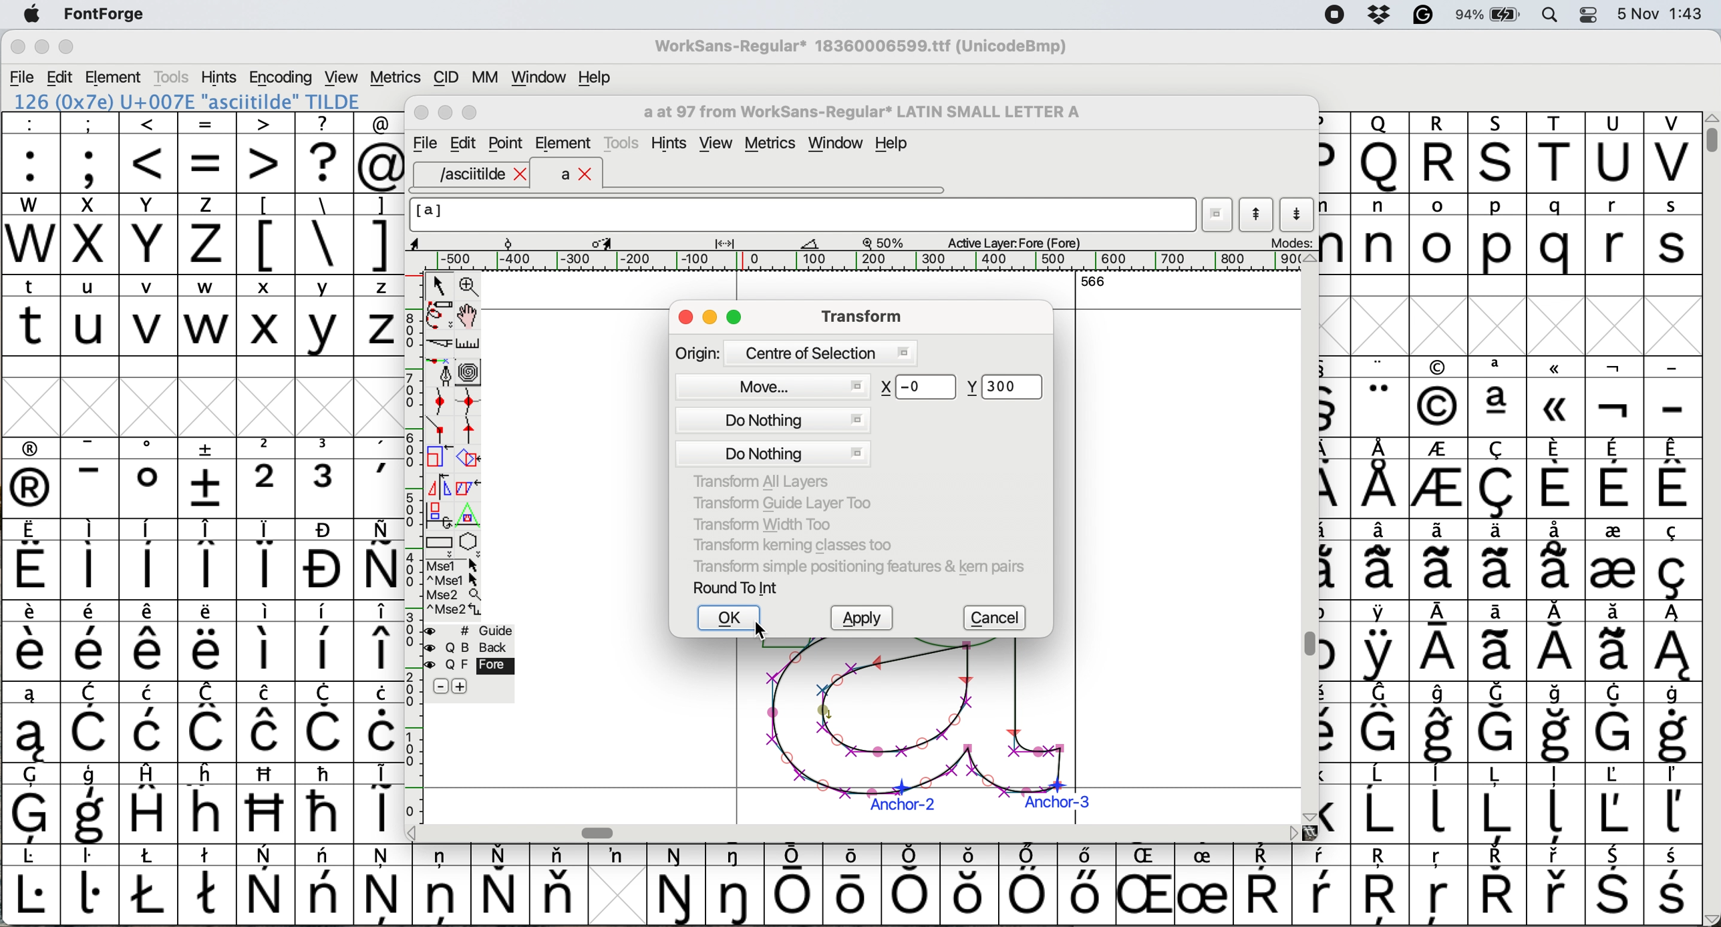  What do you see at coordinates (860, 112) in the screenshot?
I see `glyph name` at bounding box center [860, 112].